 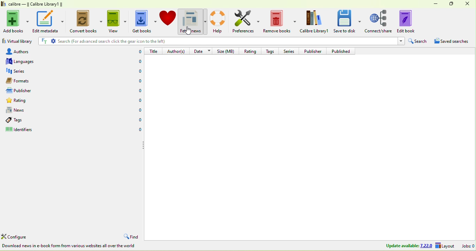 What do you see at coordinates (51, 131) in the screenshot?
I see `identifiers` at bounding box center [51, 131].